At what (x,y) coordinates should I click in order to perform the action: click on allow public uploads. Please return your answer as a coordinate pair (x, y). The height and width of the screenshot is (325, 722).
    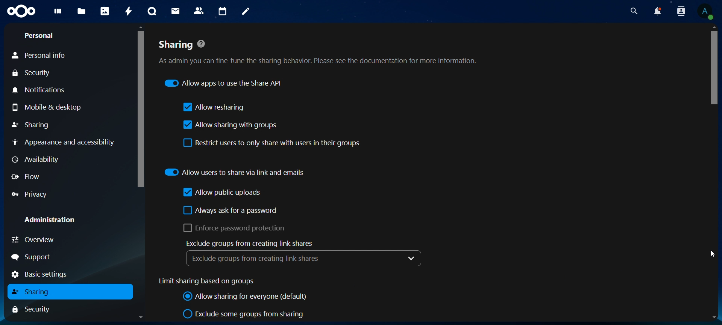
    Looking at the image, I should click on (223, 193).